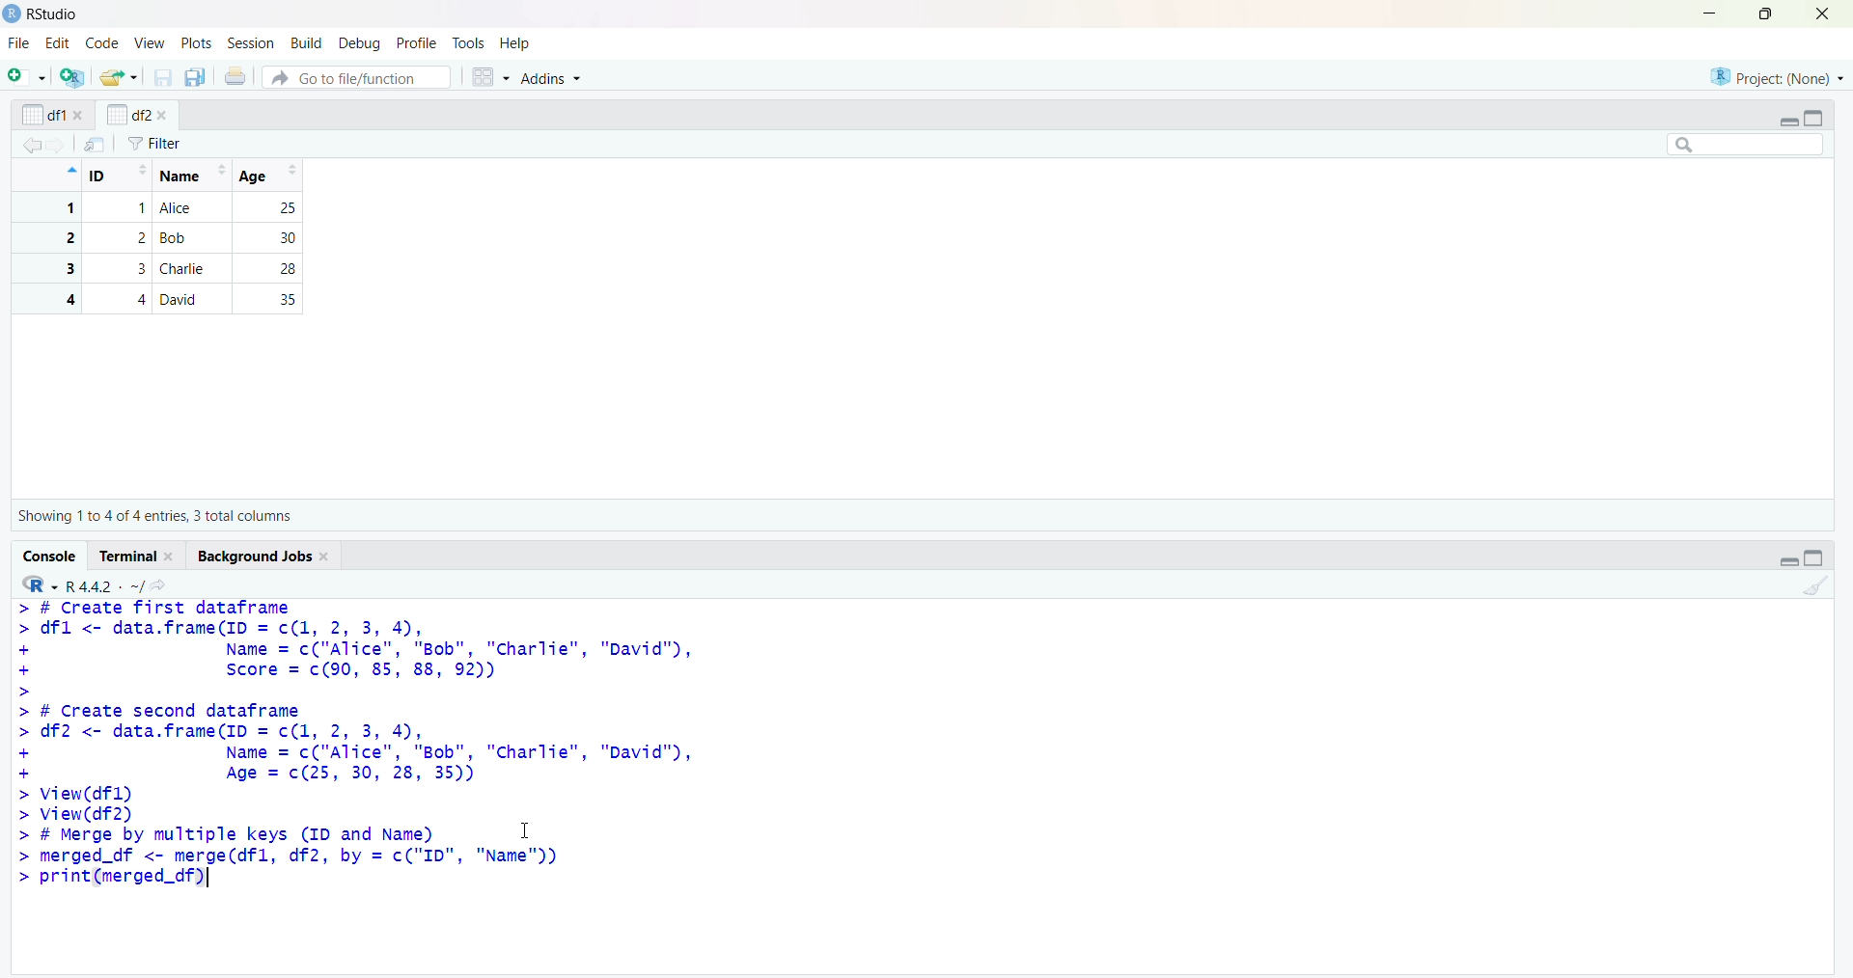 This screenshot has height=978, width=1853. What do you see at coordinates (166, 238) in the screenshot?
I see `2 2 Bob 30` at bounding box center [166, 238].